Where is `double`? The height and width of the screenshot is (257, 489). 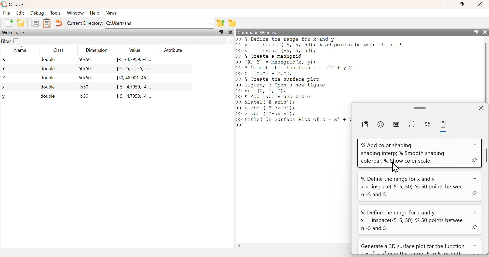 double is located at coordinates (48, 59).